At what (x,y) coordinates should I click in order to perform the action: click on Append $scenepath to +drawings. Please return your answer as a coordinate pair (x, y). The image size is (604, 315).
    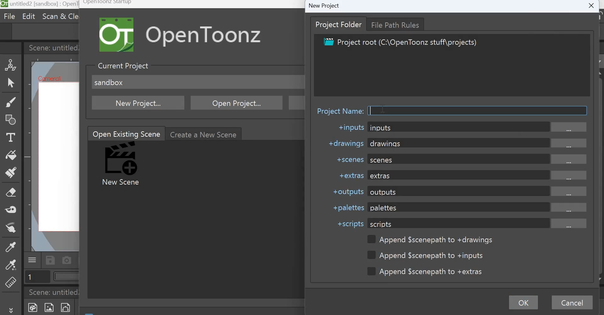
    Looking at the image, I should click on (430, 240).